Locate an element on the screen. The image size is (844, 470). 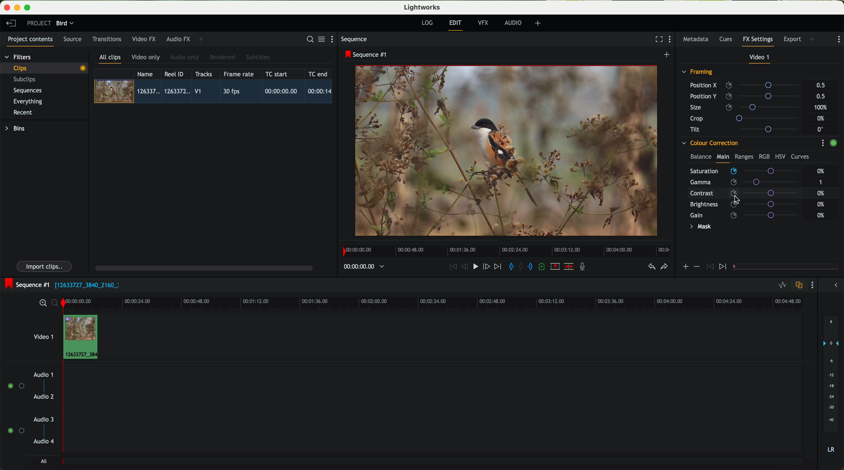
Reel ID is located at coordinates (176, 74).